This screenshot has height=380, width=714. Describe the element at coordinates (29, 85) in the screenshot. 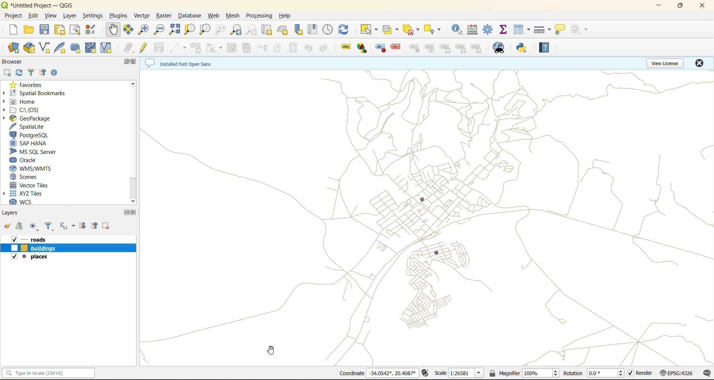

I see `favorites` at that location.